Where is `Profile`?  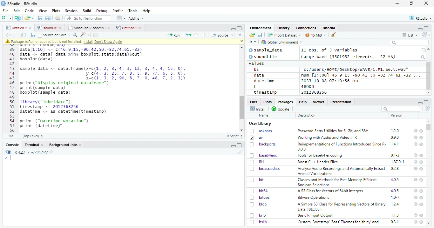 Profile is located at coordinates (118, 11).